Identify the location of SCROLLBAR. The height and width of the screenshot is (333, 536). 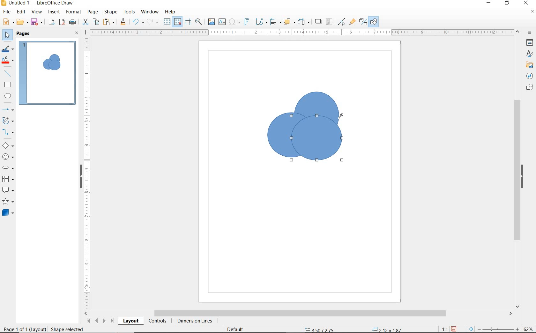
(299, 314).